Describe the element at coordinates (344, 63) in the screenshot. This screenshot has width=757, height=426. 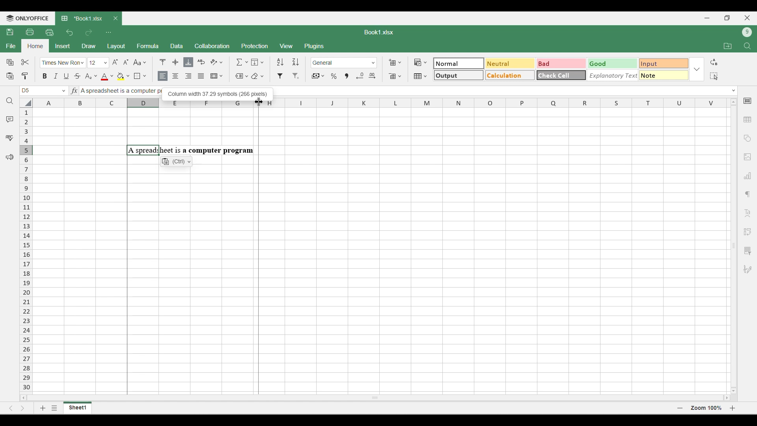
I see `Number format options` at that location.